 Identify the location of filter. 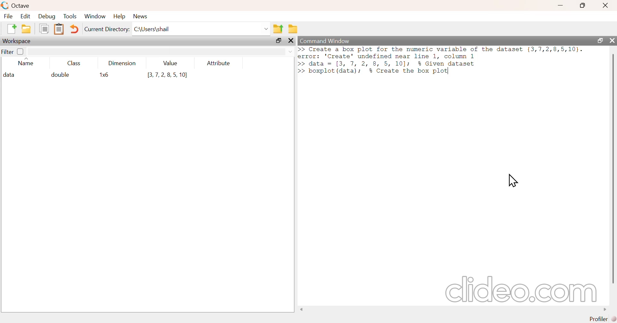
(13, 51).